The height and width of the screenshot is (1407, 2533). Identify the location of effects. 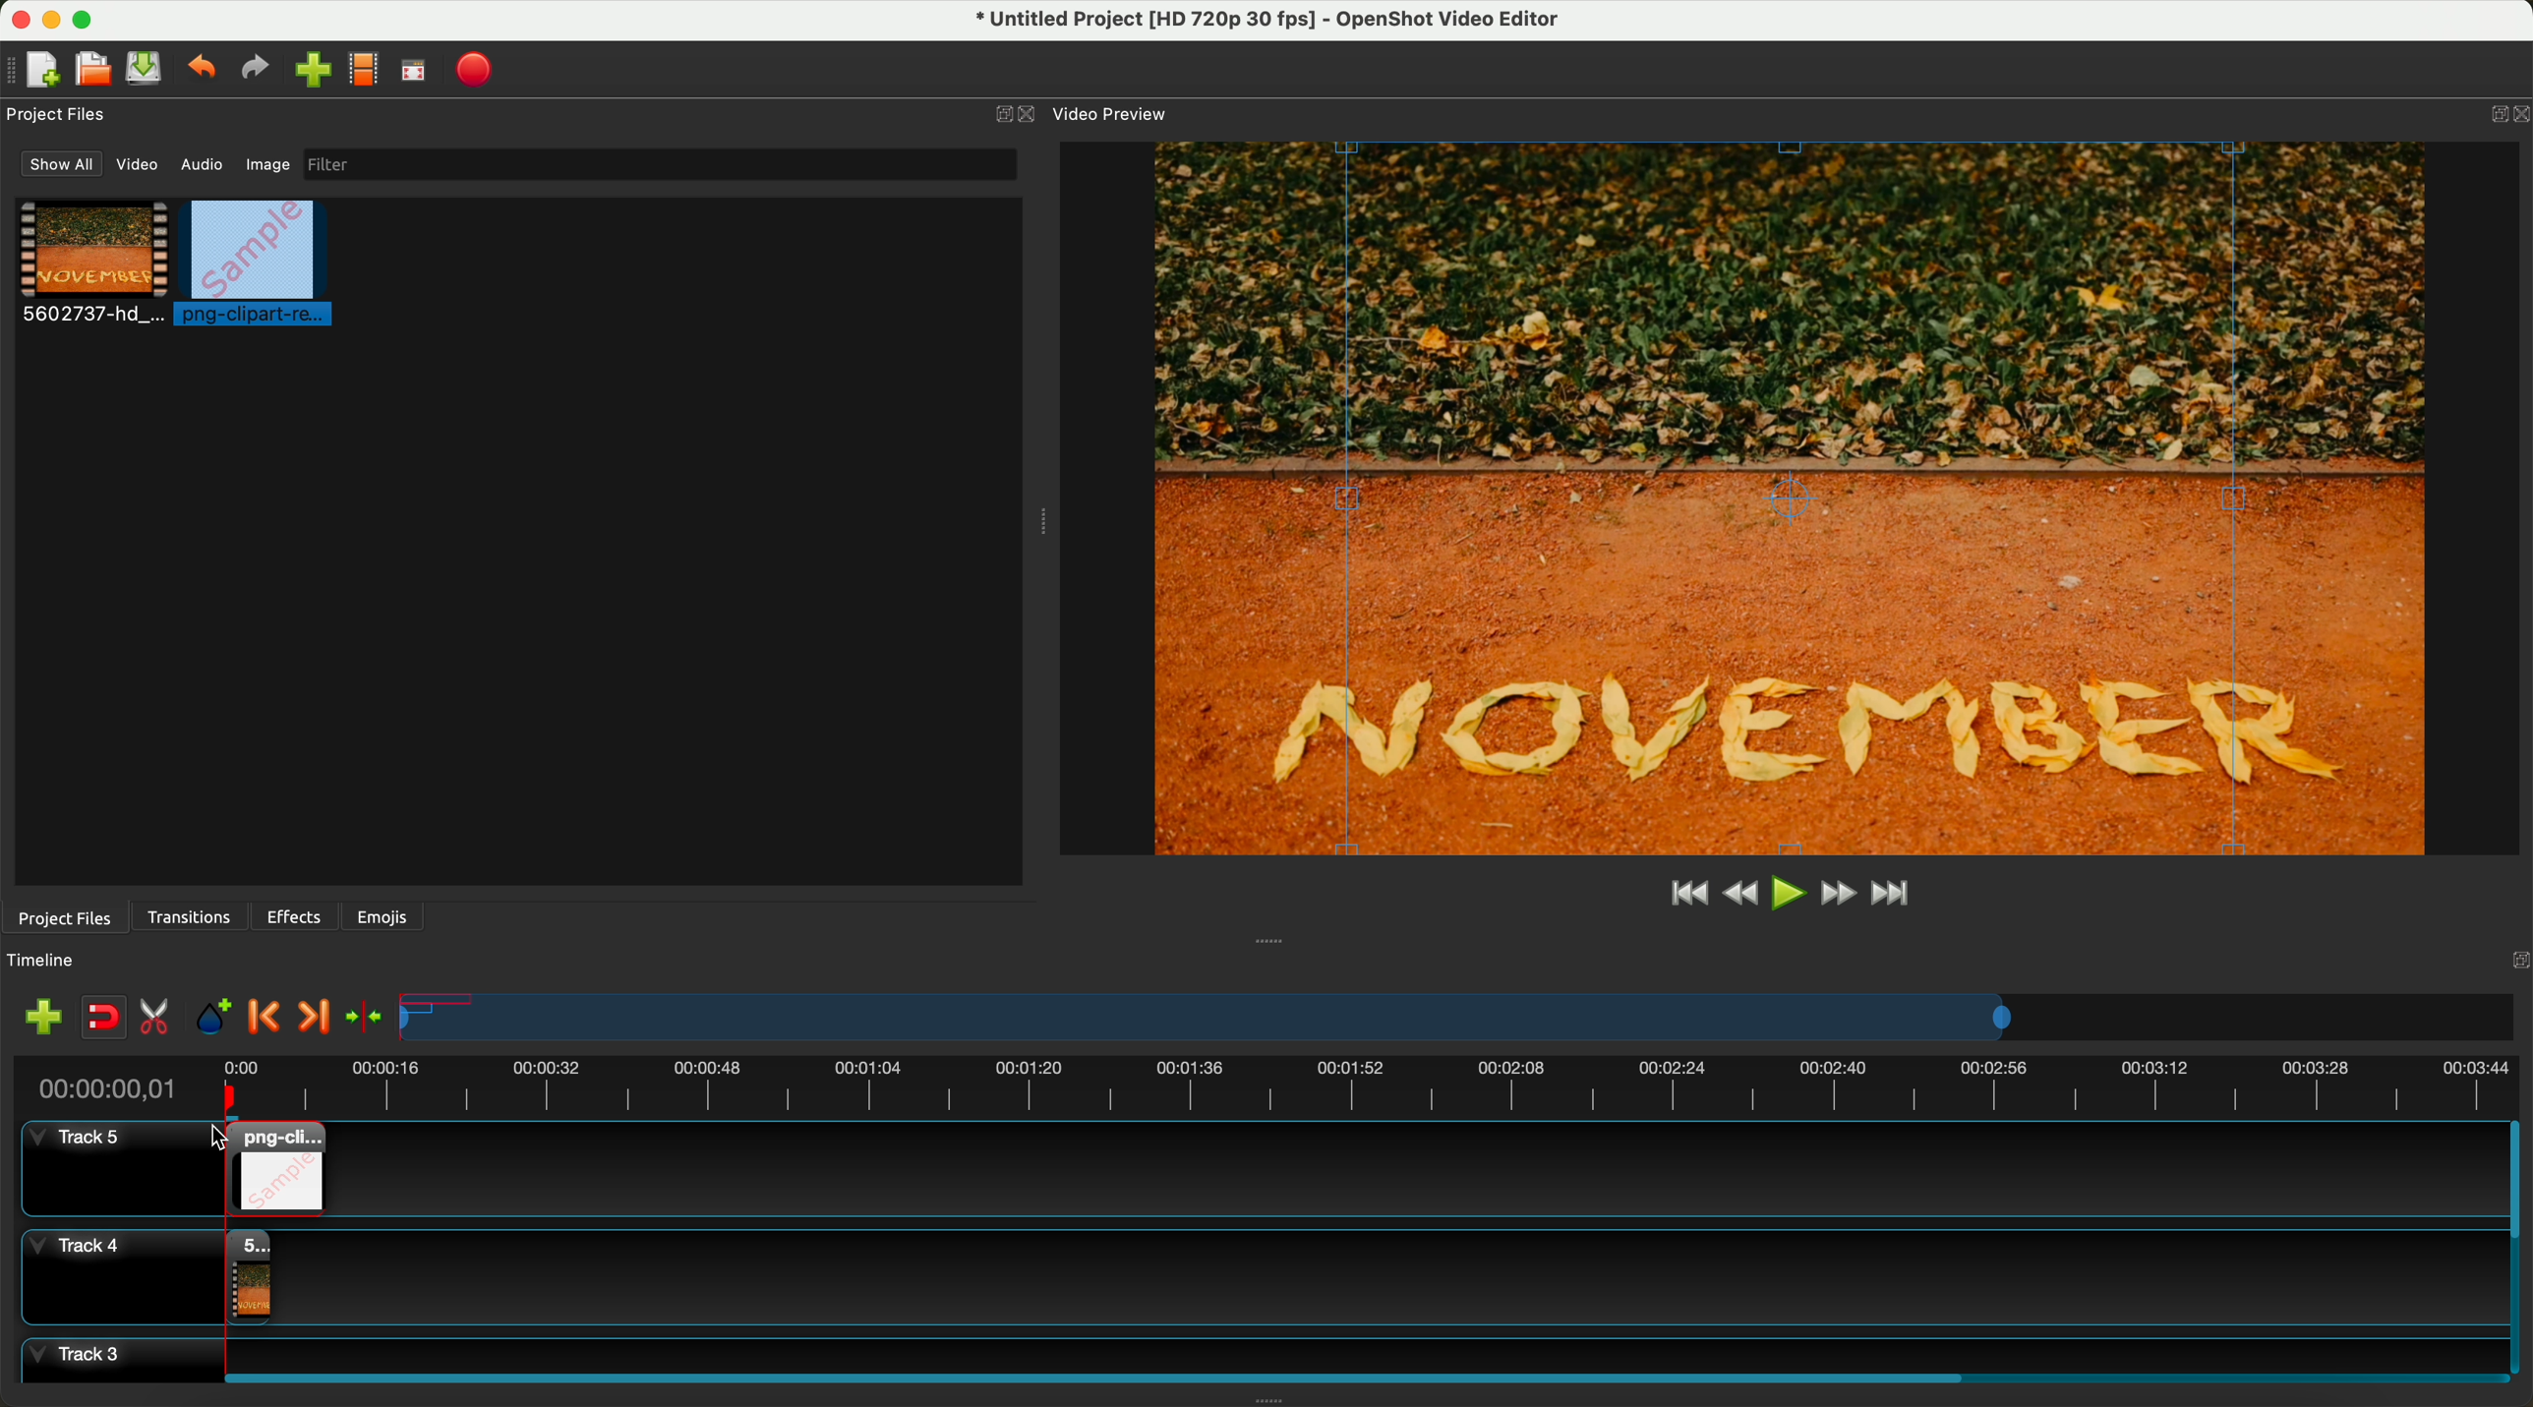
(296, 916).